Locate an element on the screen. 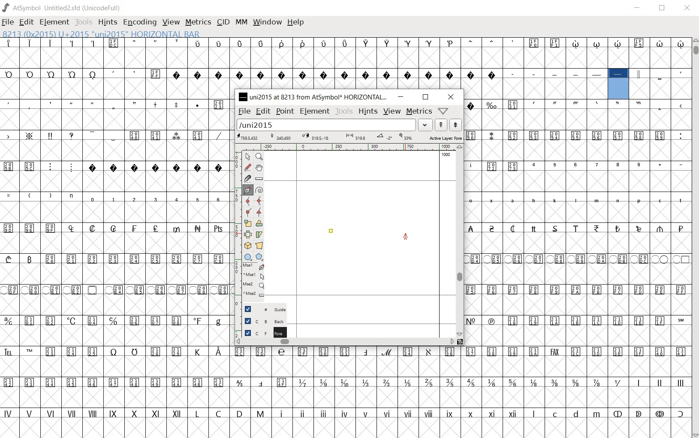 The image size is (699, 438). CID is located at coordinates (223, 22).